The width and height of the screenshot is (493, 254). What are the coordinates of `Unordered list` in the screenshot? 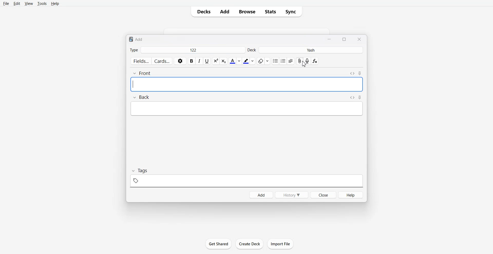 It's located at (275, 61).